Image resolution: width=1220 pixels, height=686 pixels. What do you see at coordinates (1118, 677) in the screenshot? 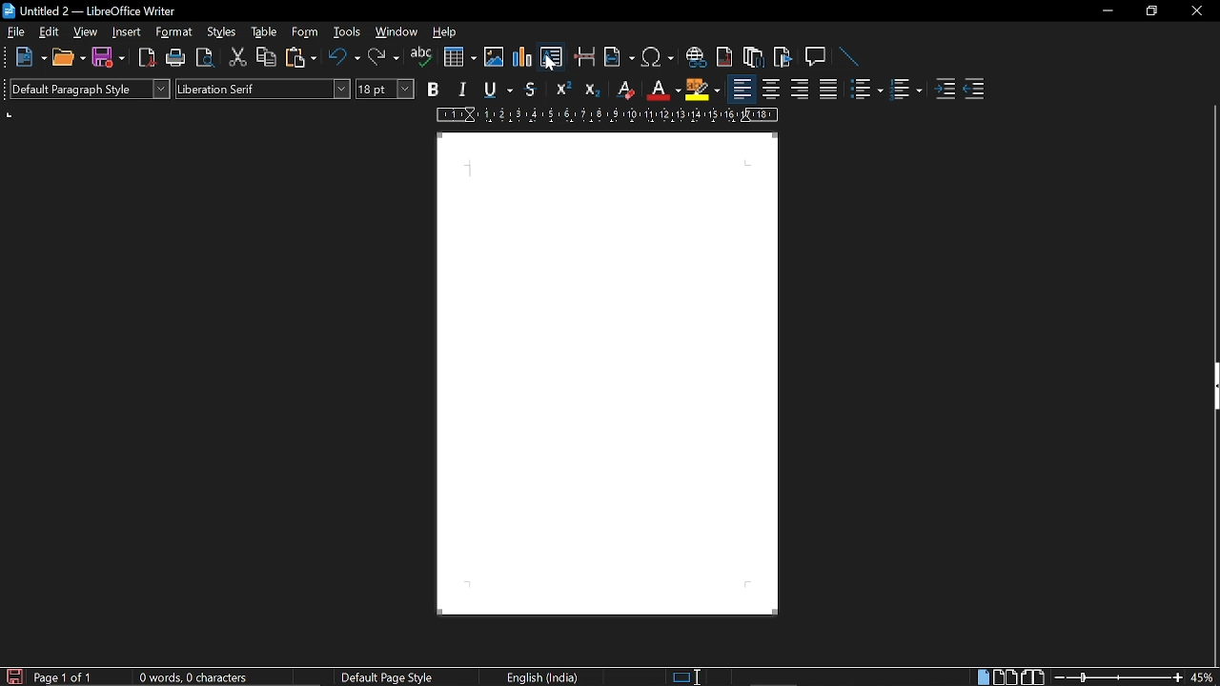
I see `change zoom` at bounding box center [1118, 677].